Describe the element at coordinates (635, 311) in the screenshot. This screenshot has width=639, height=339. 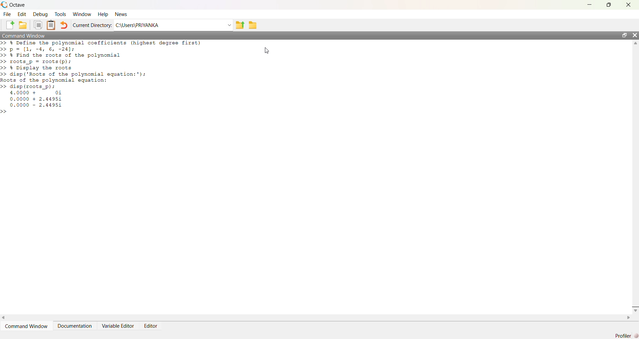
I see `Down Scroll` at that location.